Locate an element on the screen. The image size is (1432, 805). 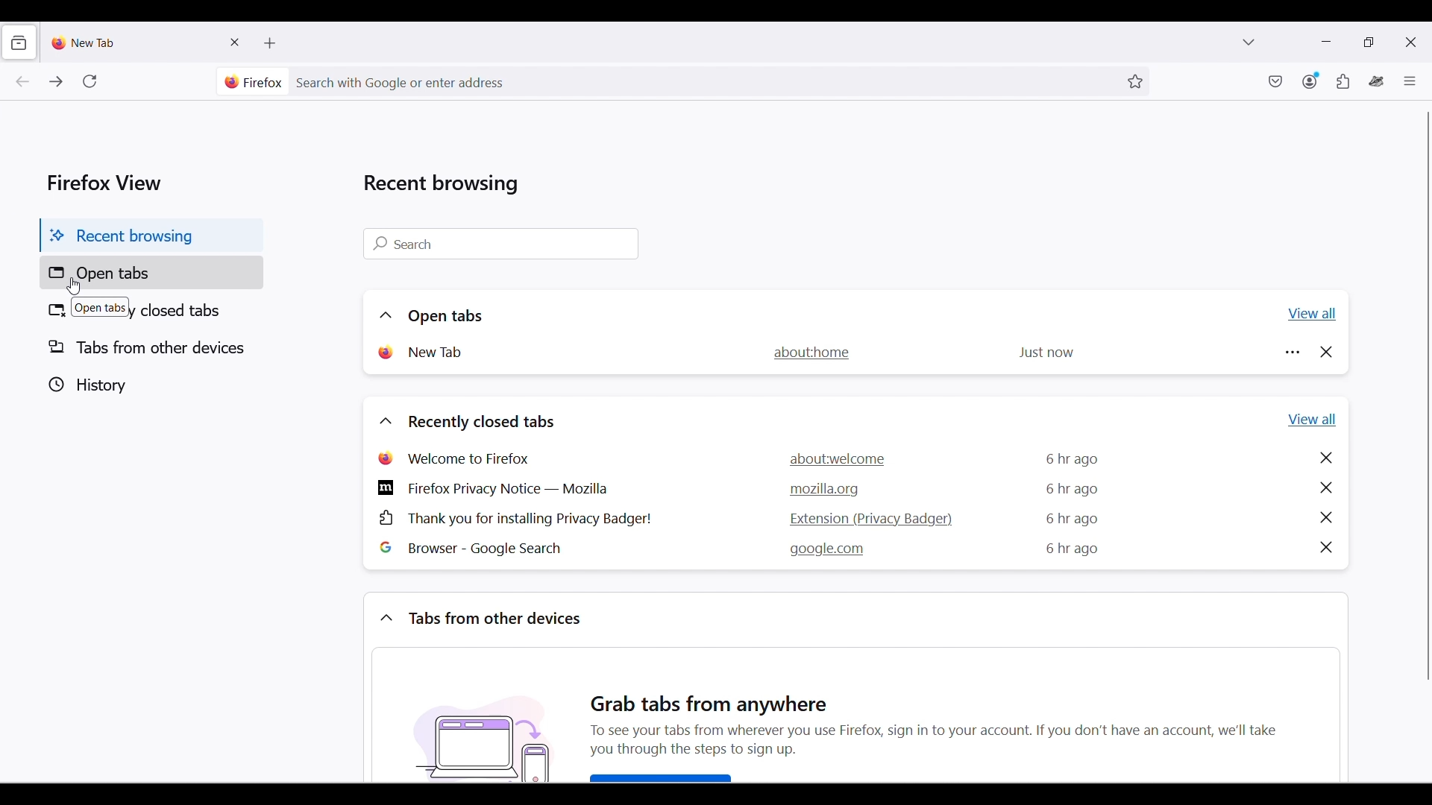
History is located at coordinates (148, 385).